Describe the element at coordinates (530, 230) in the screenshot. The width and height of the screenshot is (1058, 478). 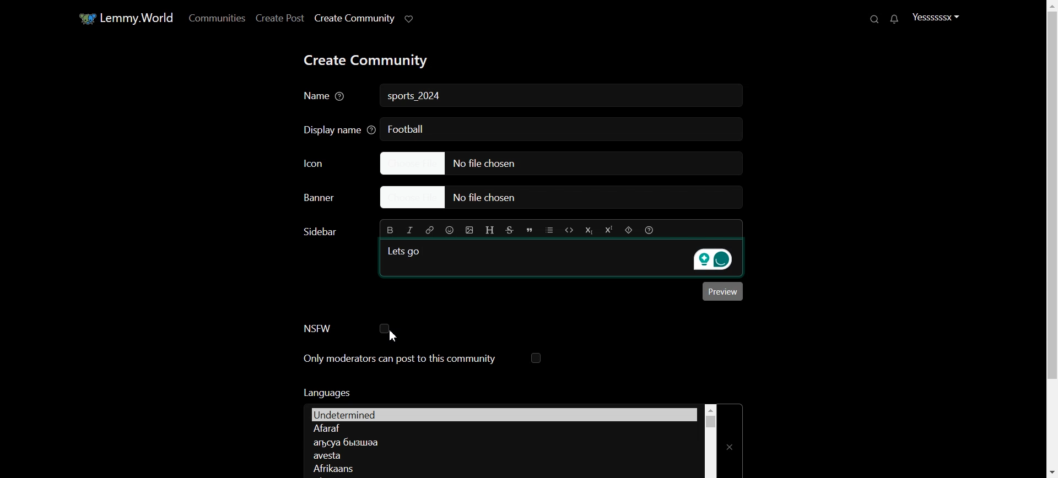
I see `Quote` at that location.